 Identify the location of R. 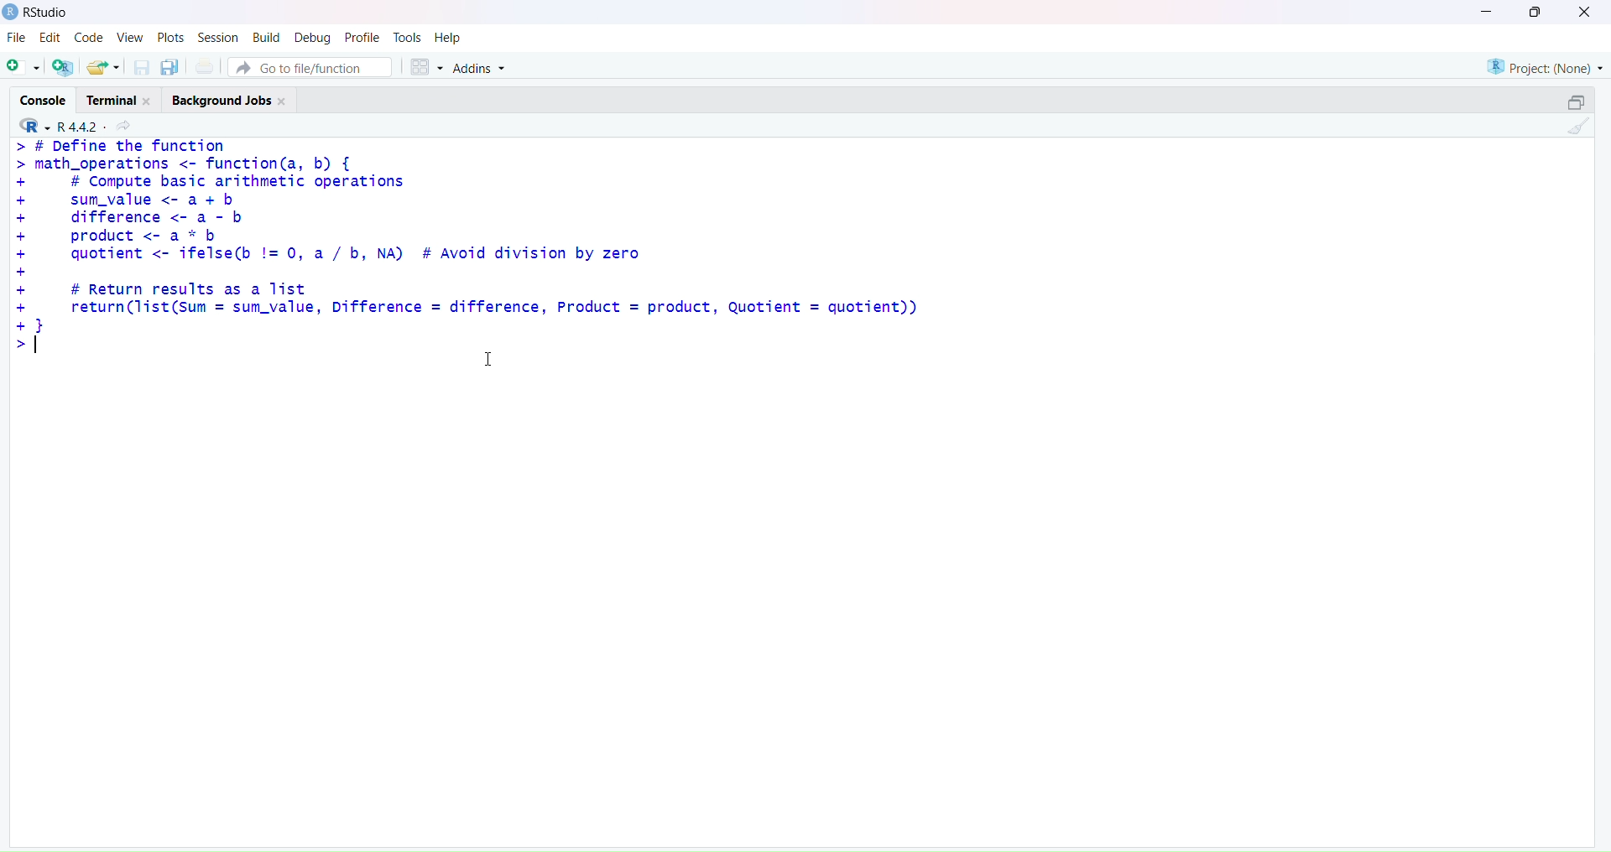
(30, 127).